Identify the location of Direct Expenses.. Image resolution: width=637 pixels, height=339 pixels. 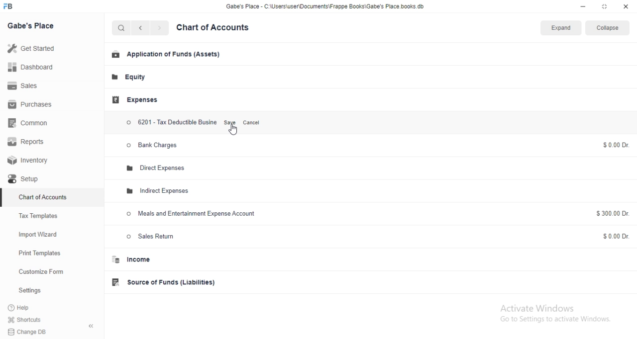
(162, 168).